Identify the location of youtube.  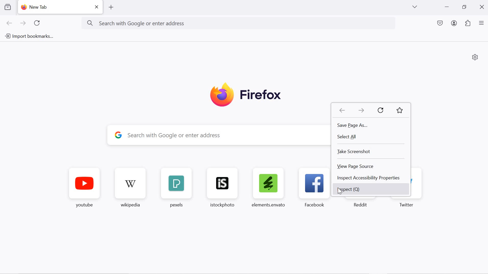
(82, 189).